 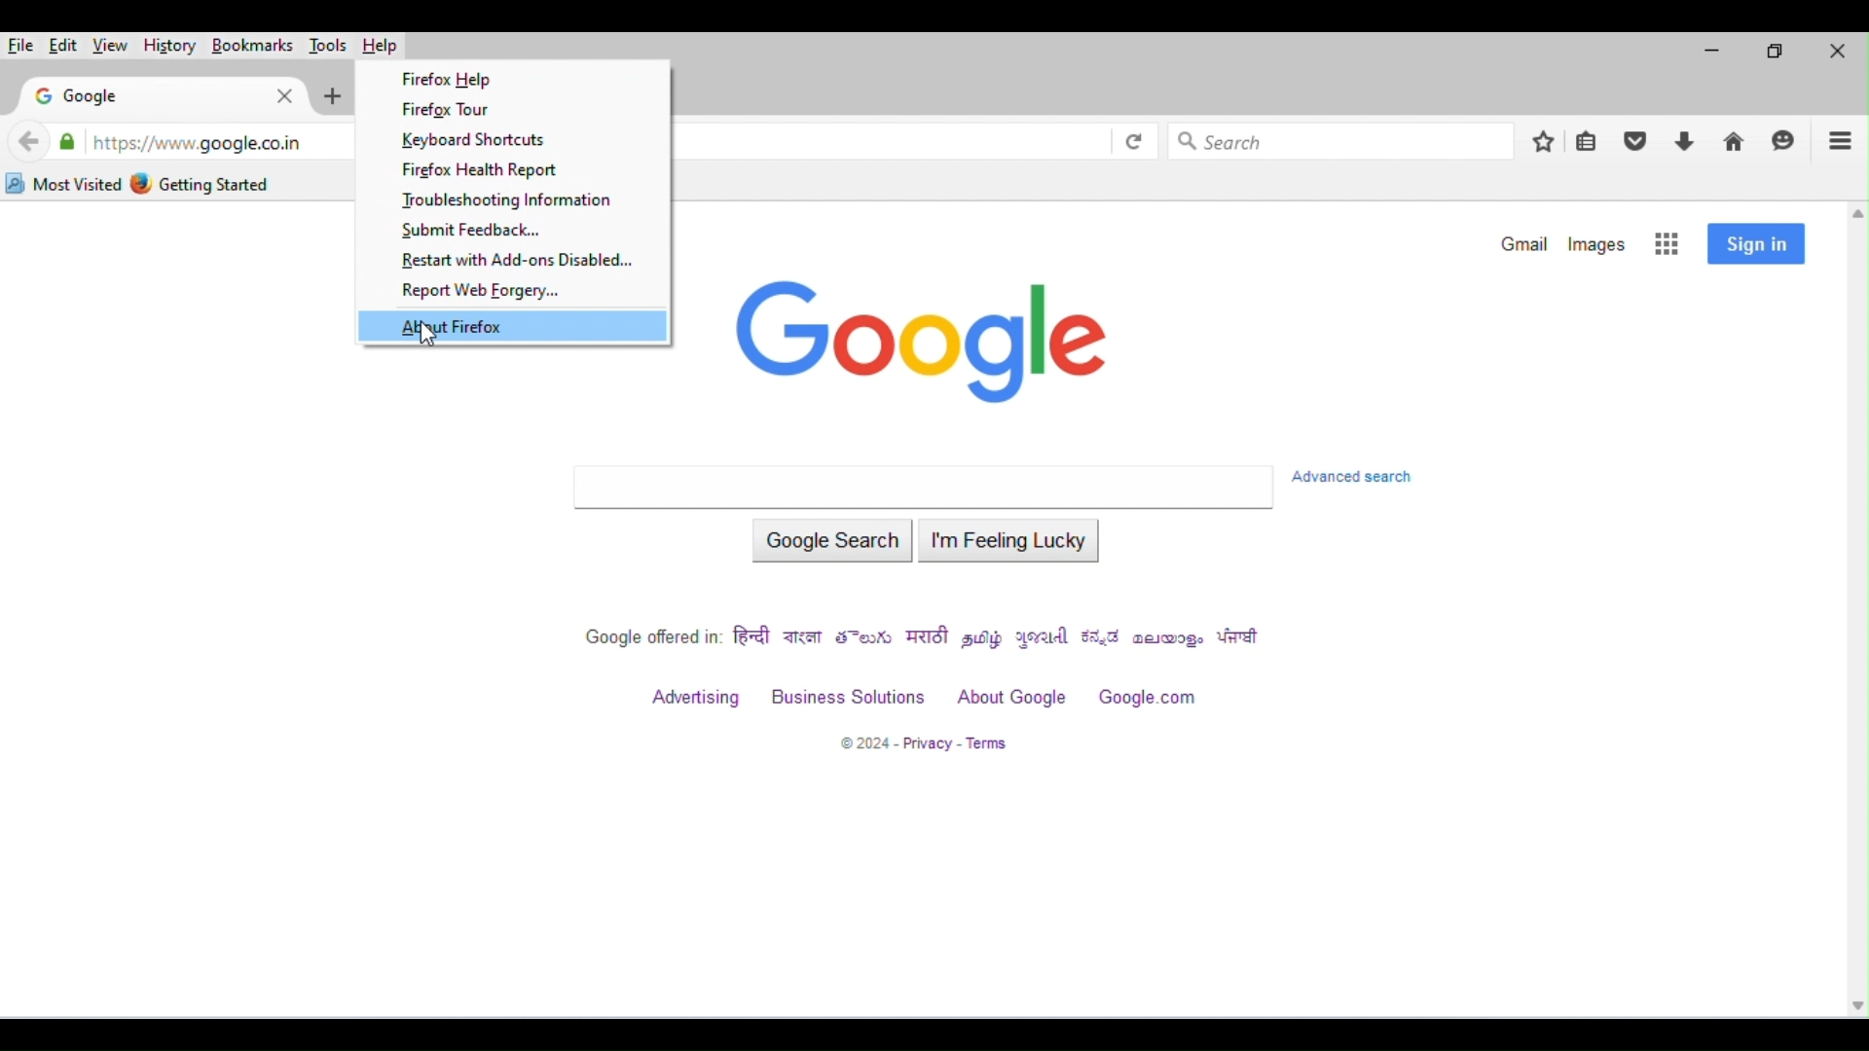 What do you see at coordinates (1786, 141) in the screenshot?
I see `start a chat` at bounding box center [1786, 141].